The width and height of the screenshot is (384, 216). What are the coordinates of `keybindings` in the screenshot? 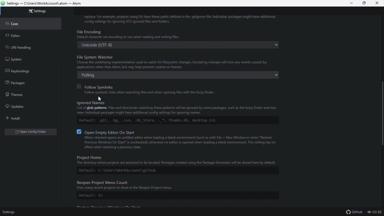 It's located at (33, 72).